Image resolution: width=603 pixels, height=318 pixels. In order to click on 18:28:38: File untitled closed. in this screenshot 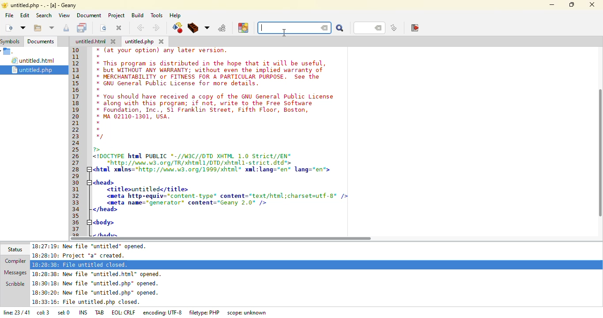, I will do `click(81, 264)`.